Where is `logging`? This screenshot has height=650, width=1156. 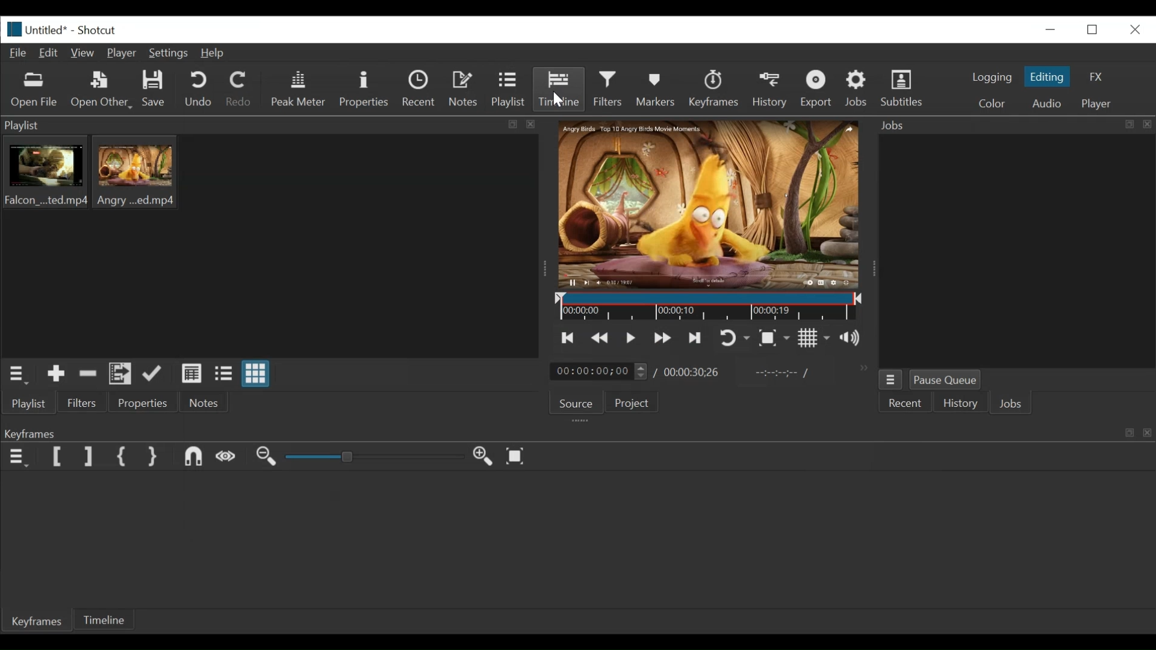
logging is located at coordinates (991, 77).